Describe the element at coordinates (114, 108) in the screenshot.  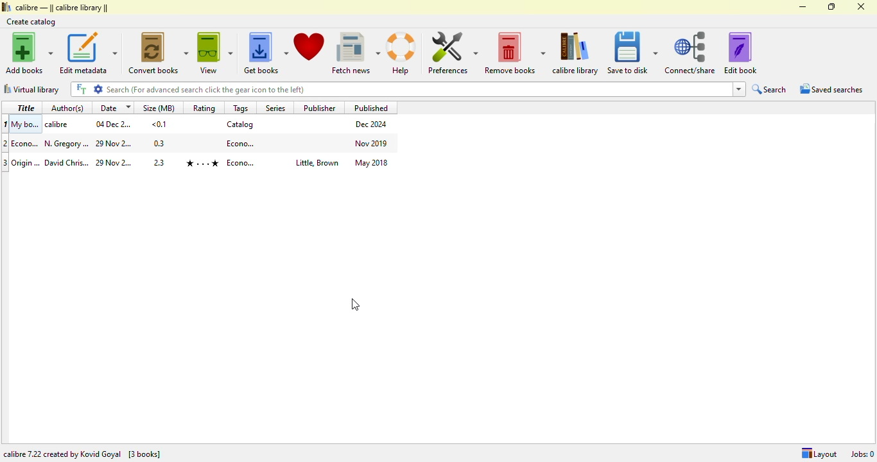
I see `date` at that location.